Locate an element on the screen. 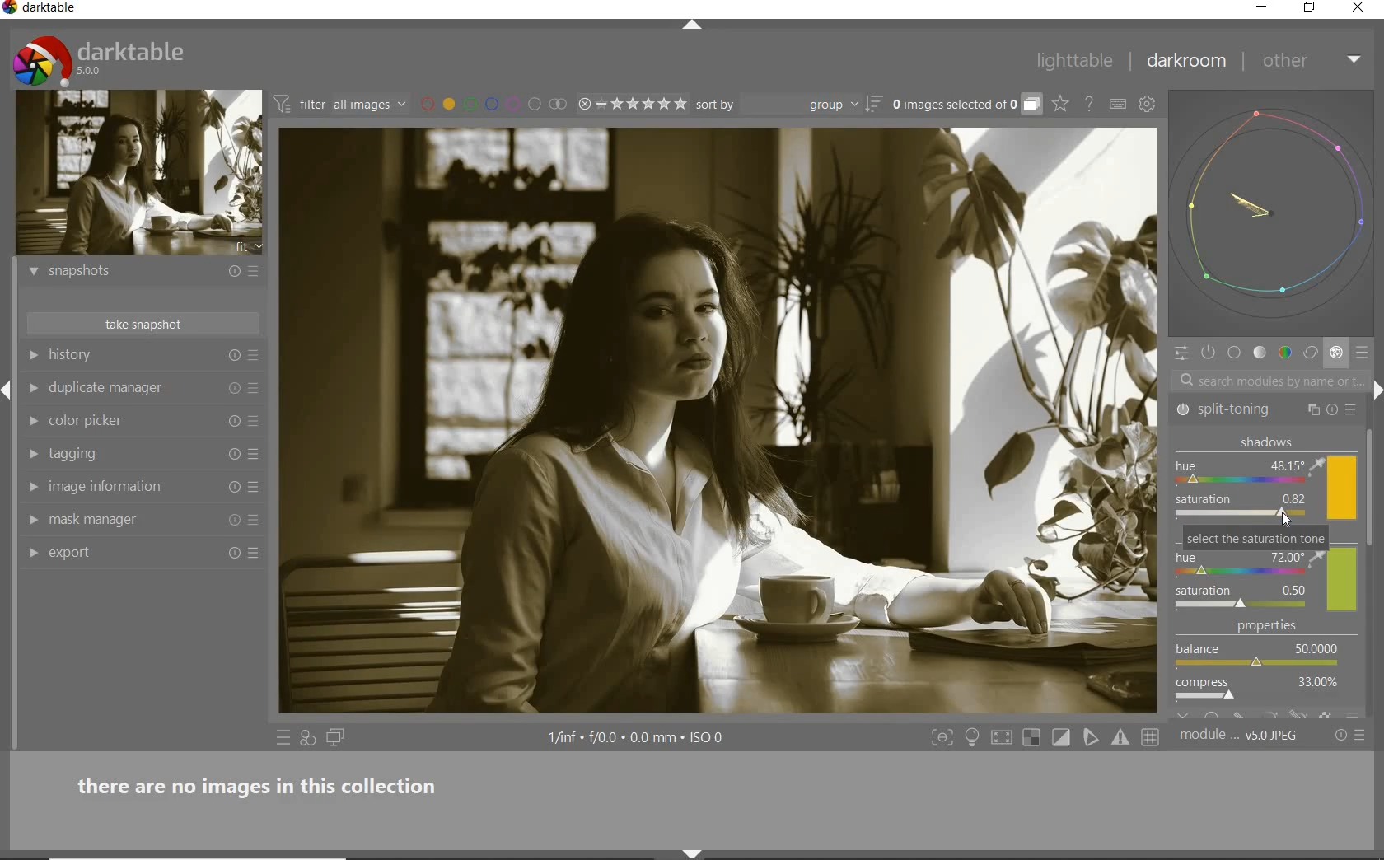 This screenshot has height=860, width=1384. display a second darkroom image window is located at coordinates (336, 738).